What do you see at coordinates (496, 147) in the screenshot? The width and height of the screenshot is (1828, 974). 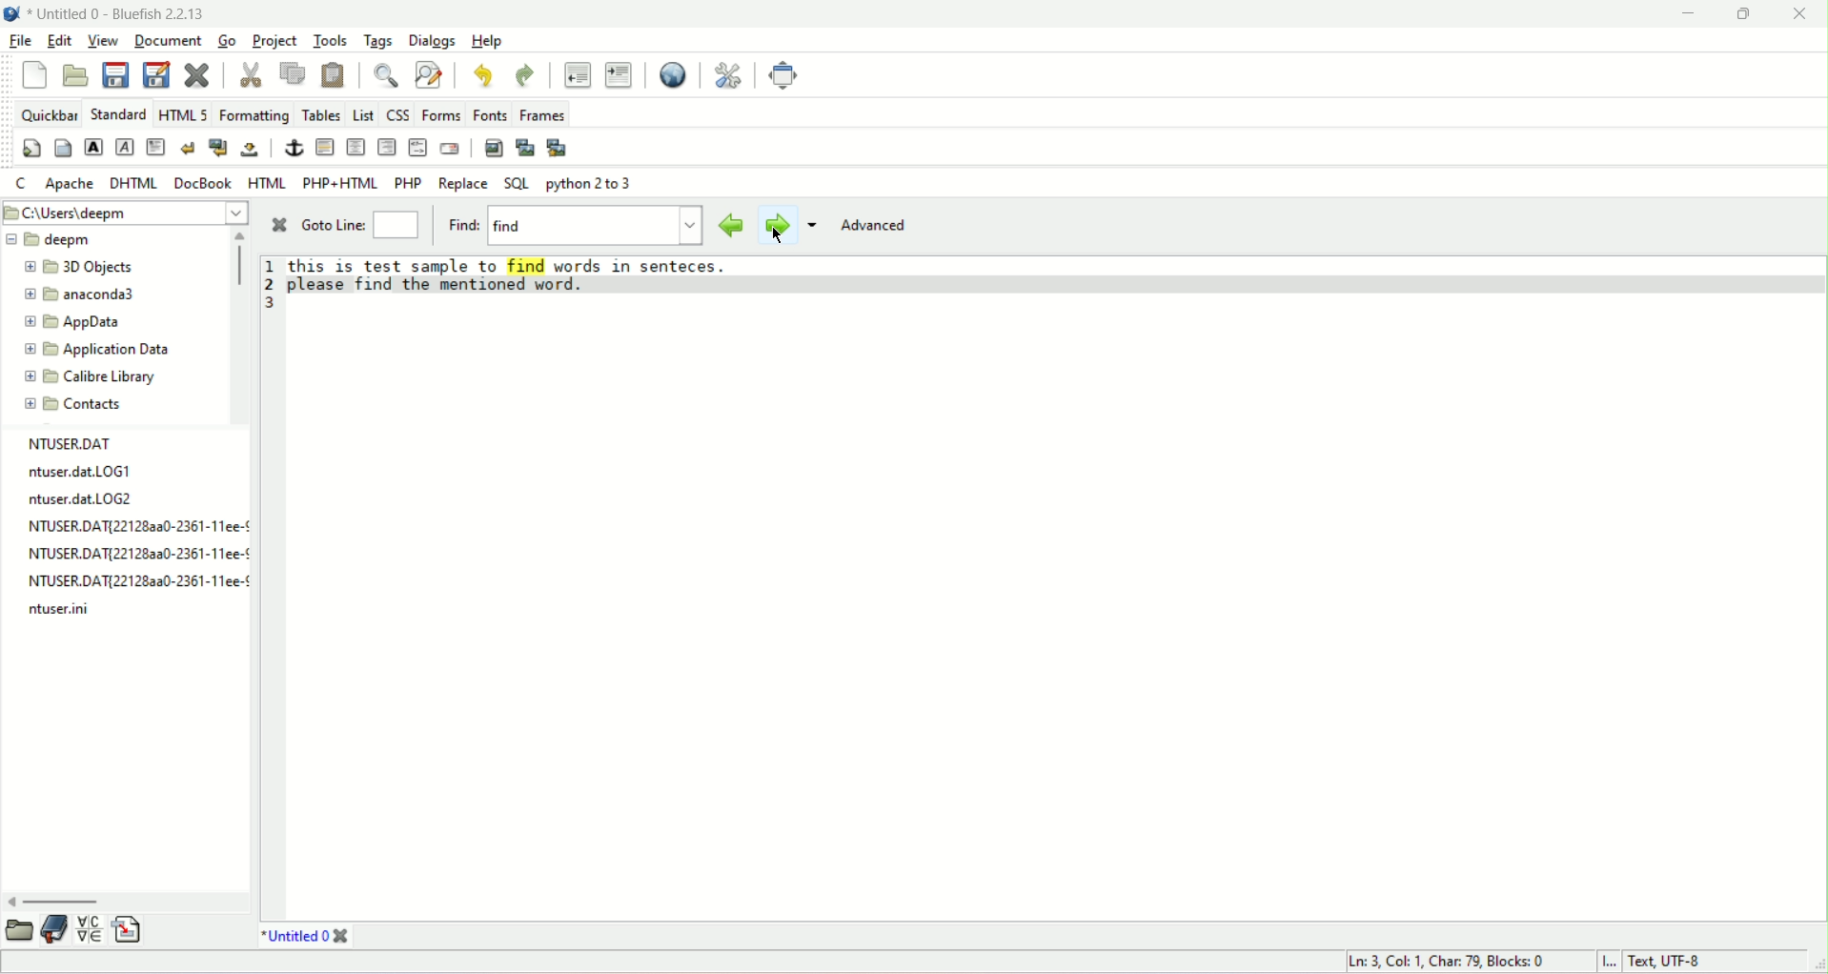 I see `insert images` at bounding box center [496, 147].